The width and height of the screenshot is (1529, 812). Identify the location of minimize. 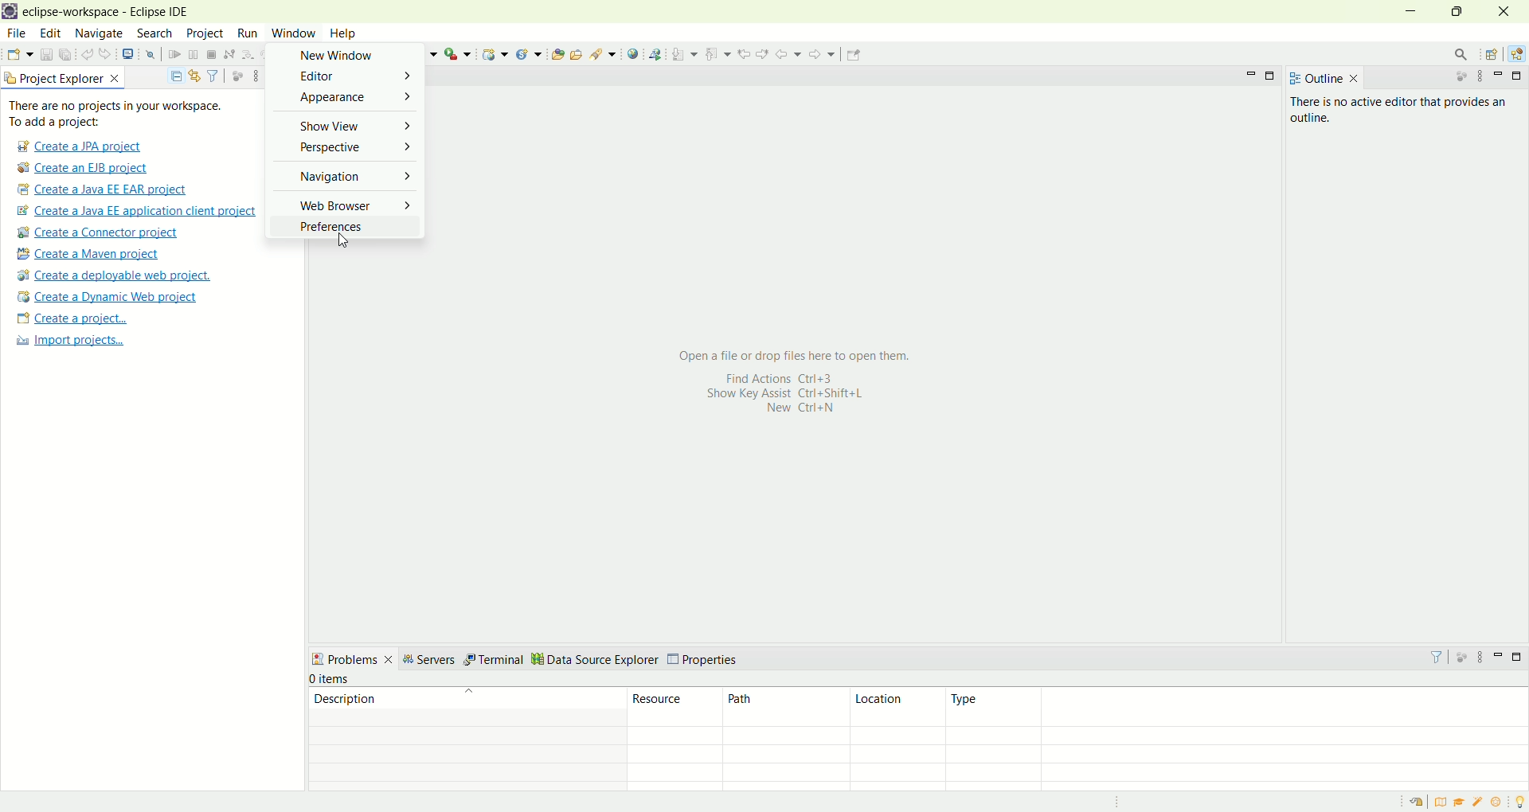
(1251, 74).